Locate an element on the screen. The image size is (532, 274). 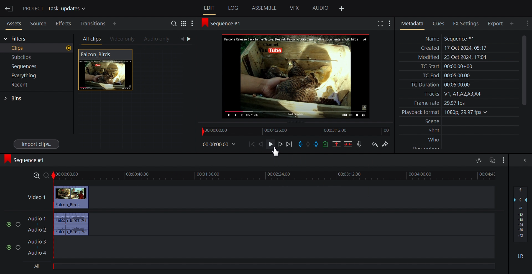
Cues is located at coordinates (440, 23).